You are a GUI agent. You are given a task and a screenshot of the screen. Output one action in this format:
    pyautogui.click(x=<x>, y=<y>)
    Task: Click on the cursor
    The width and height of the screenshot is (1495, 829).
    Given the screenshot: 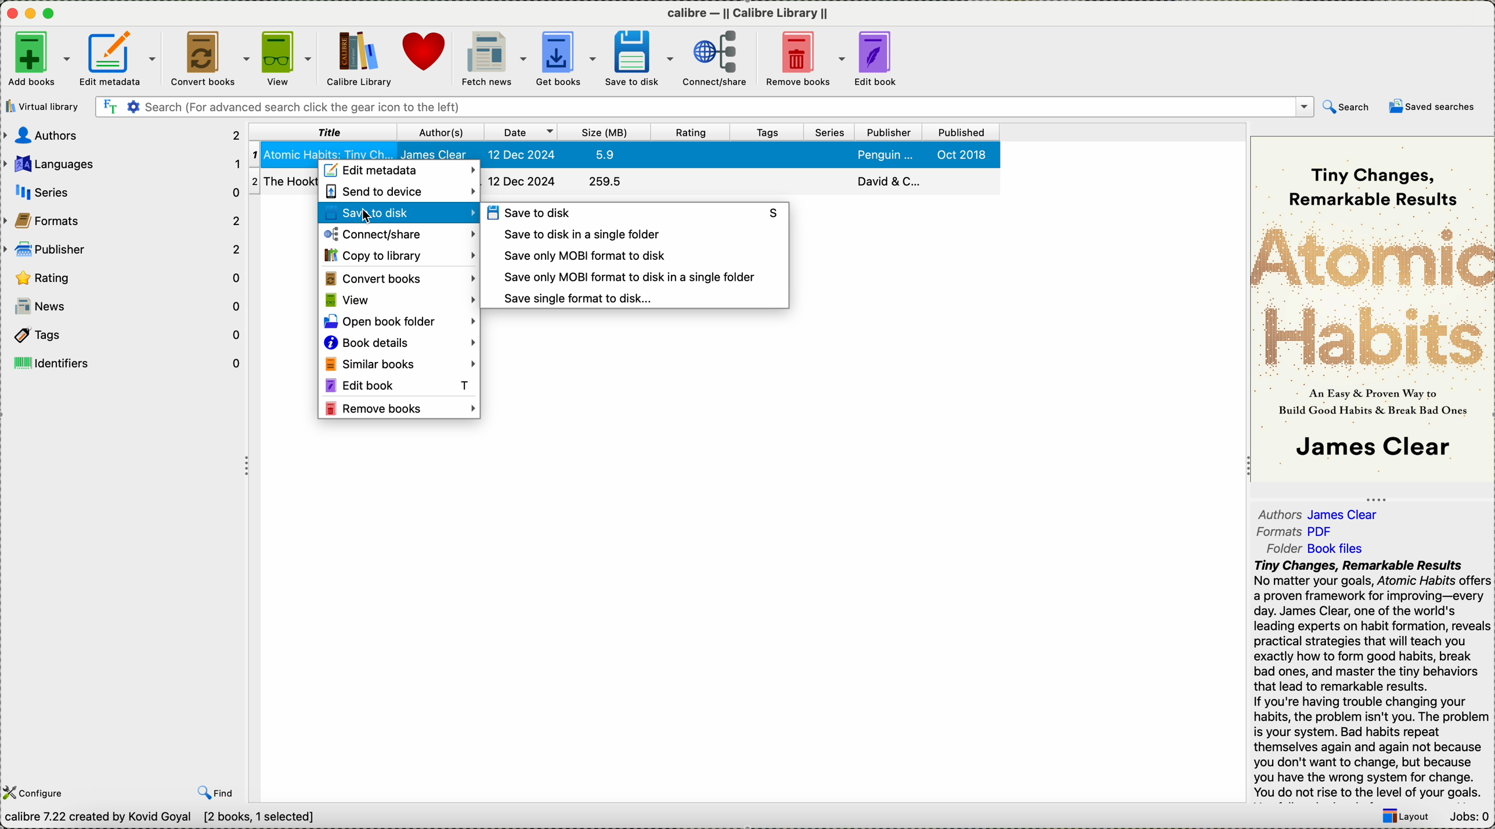 What is the action you would take?
    pyautogui.click(x=372, y=215)
    